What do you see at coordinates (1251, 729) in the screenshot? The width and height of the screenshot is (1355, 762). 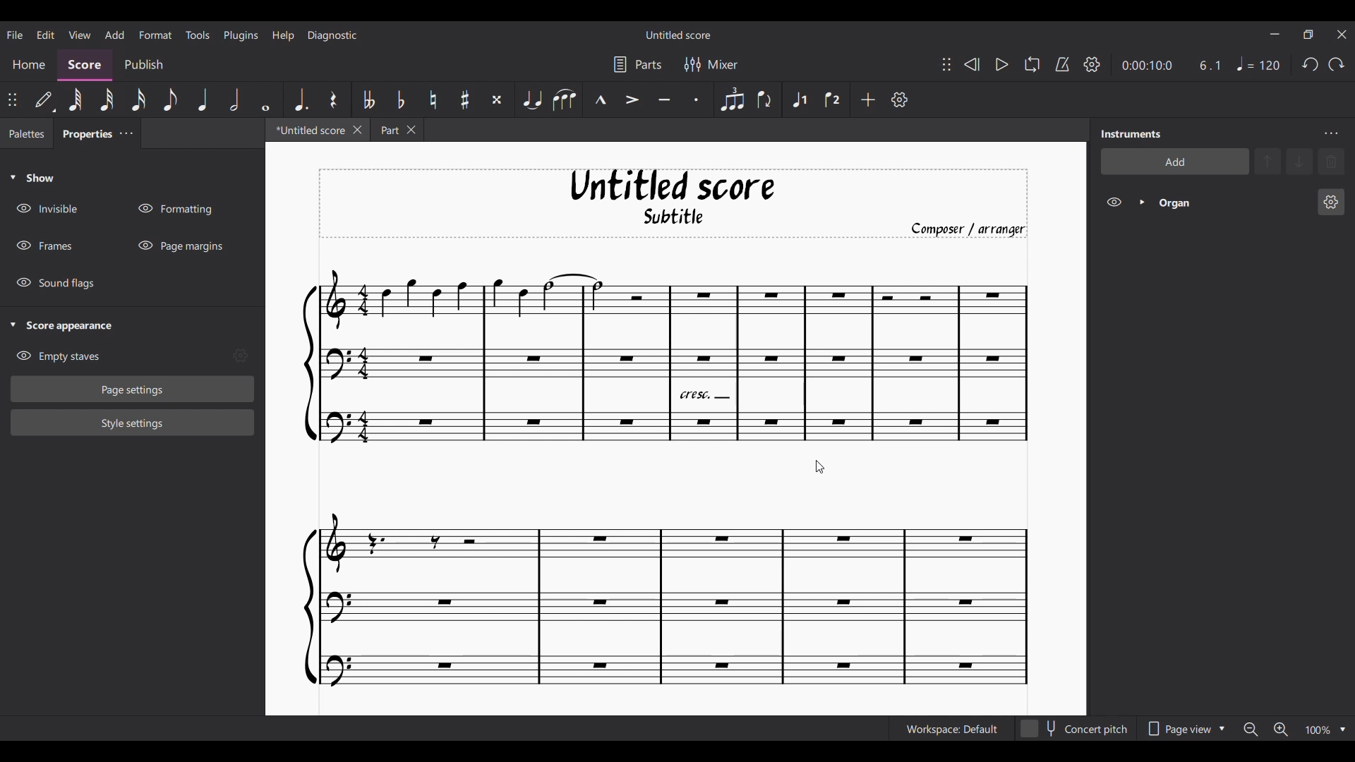 I see `Zoom out` at bounding box center [1251, 729].